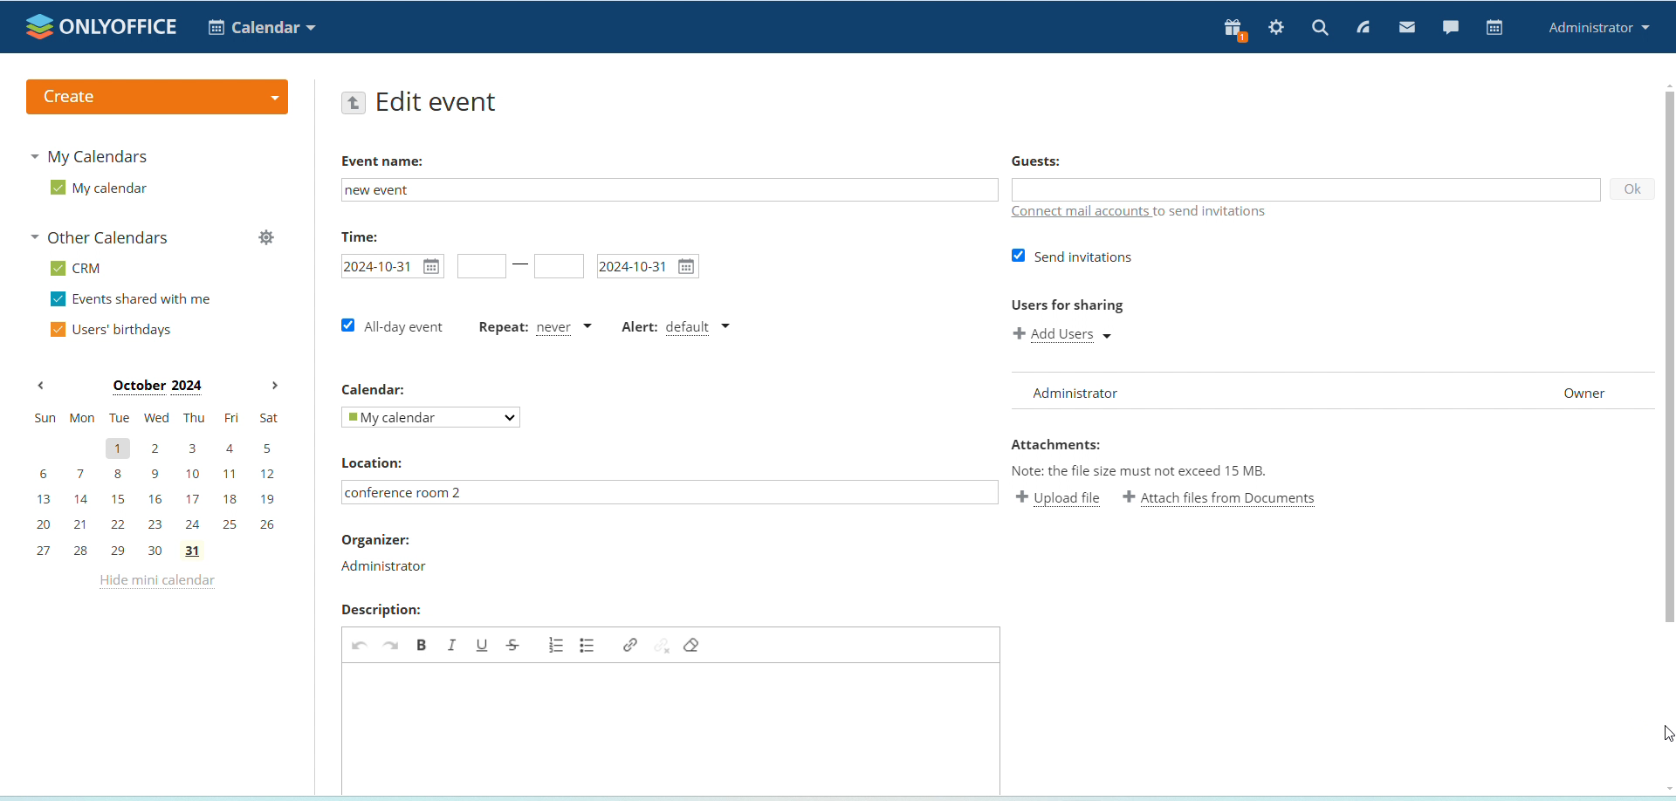  What do you see at coordinates (559, 266) in the screenshot?
I see `event end time` at bounding box center [559, 266].